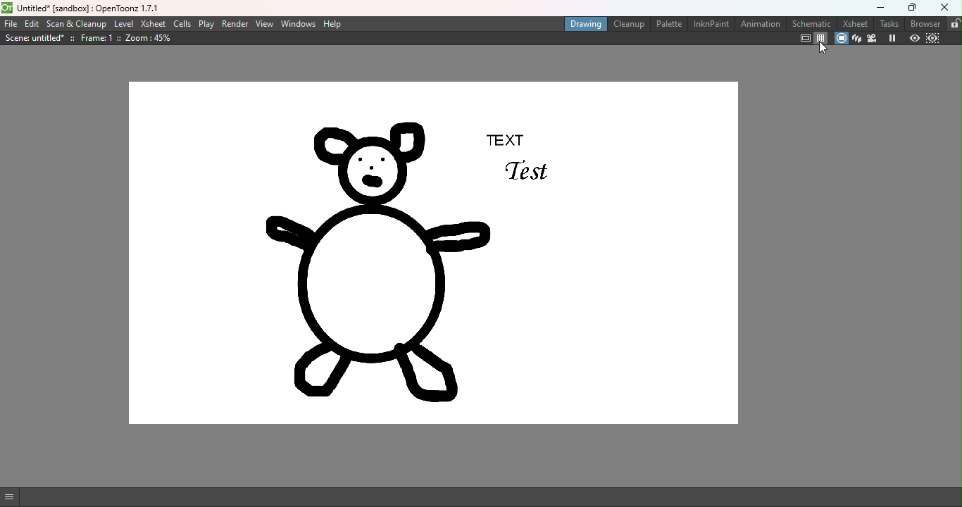 This screenshot has width=962, height=507. Describe the element at coordinates (953, 23) in the screenshot. I see `Lock rooms tab` at that location.